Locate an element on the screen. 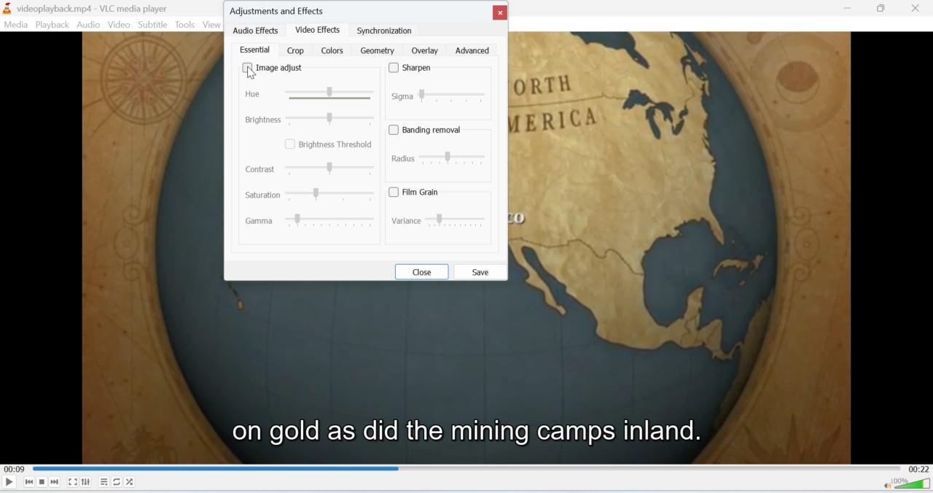 The width and height of the screenshot is (933, 493). save  is located at coordinates (482, 271).